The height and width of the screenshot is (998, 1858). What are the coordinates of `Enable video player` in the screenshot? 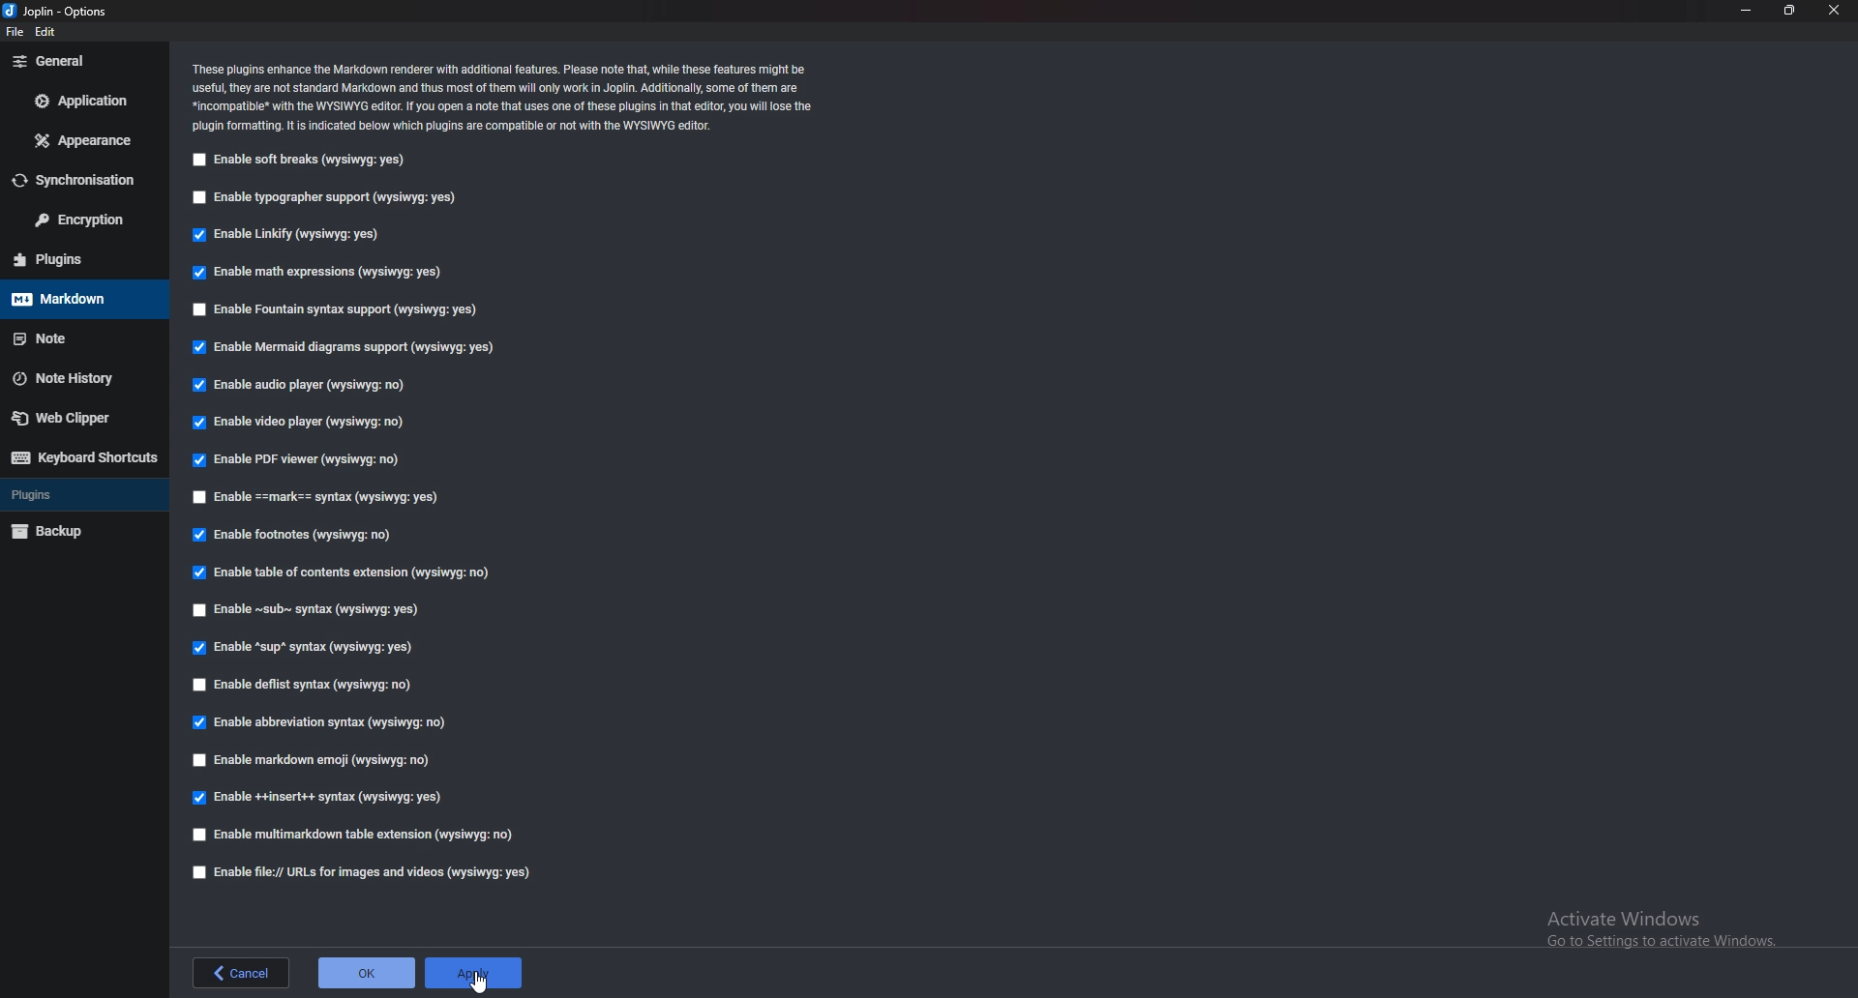 It's located at (299, 420).